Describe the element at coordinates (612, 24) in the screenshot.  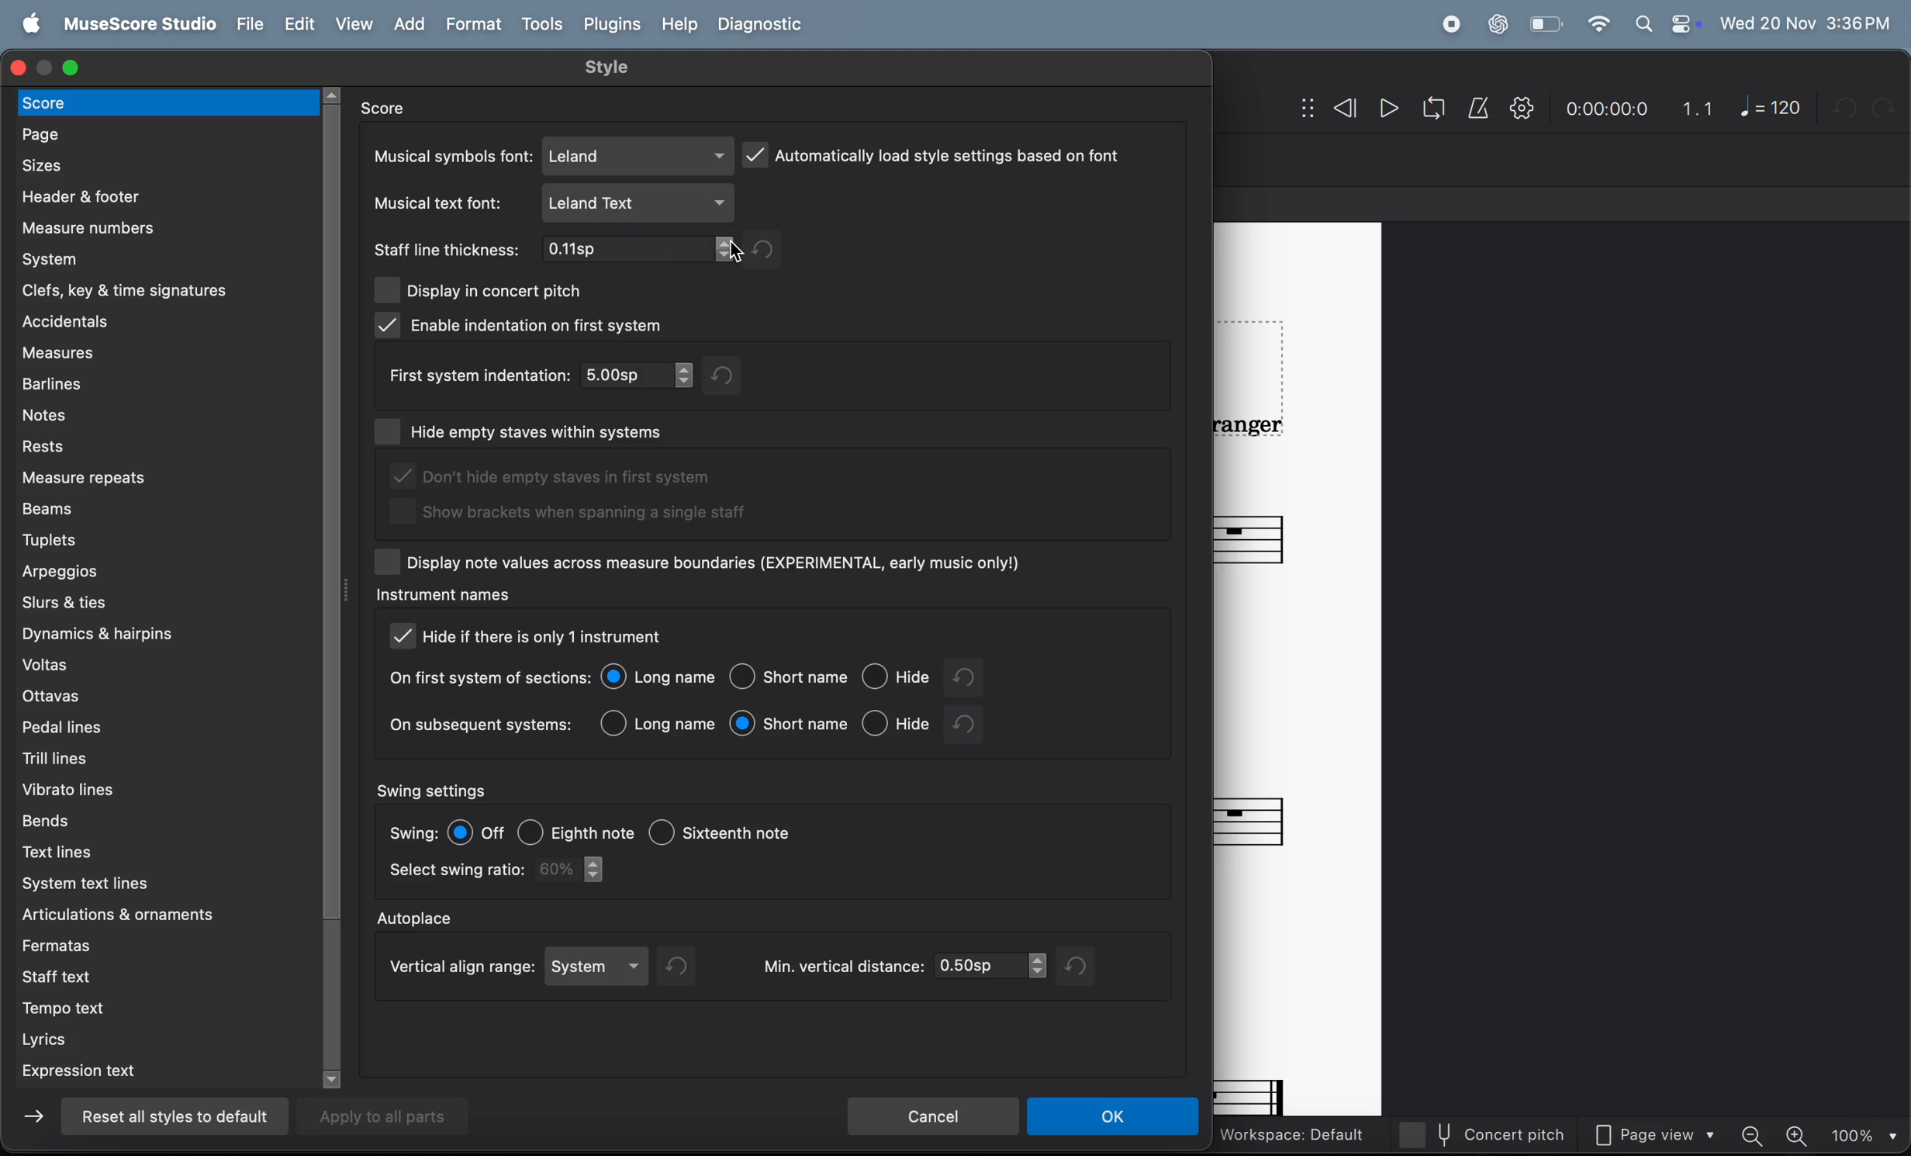
I see `plugins` at that location.